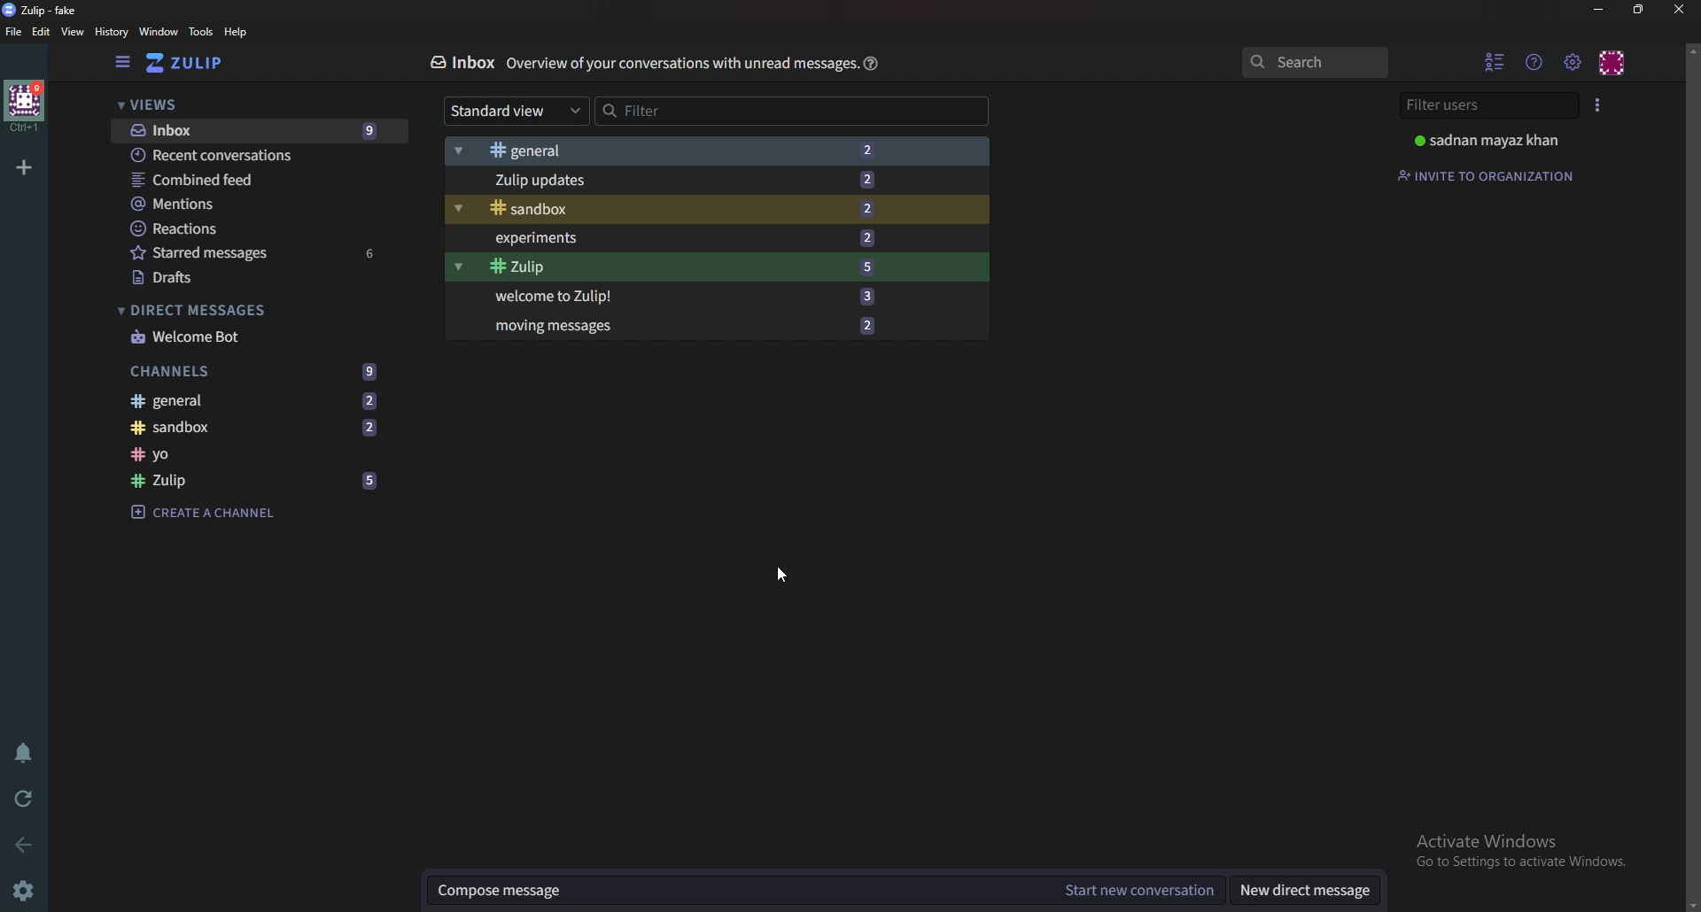 Image resolution: width=1701 pixels, height=912 pixels. I want to click on Sandbox, so click(696, 209).